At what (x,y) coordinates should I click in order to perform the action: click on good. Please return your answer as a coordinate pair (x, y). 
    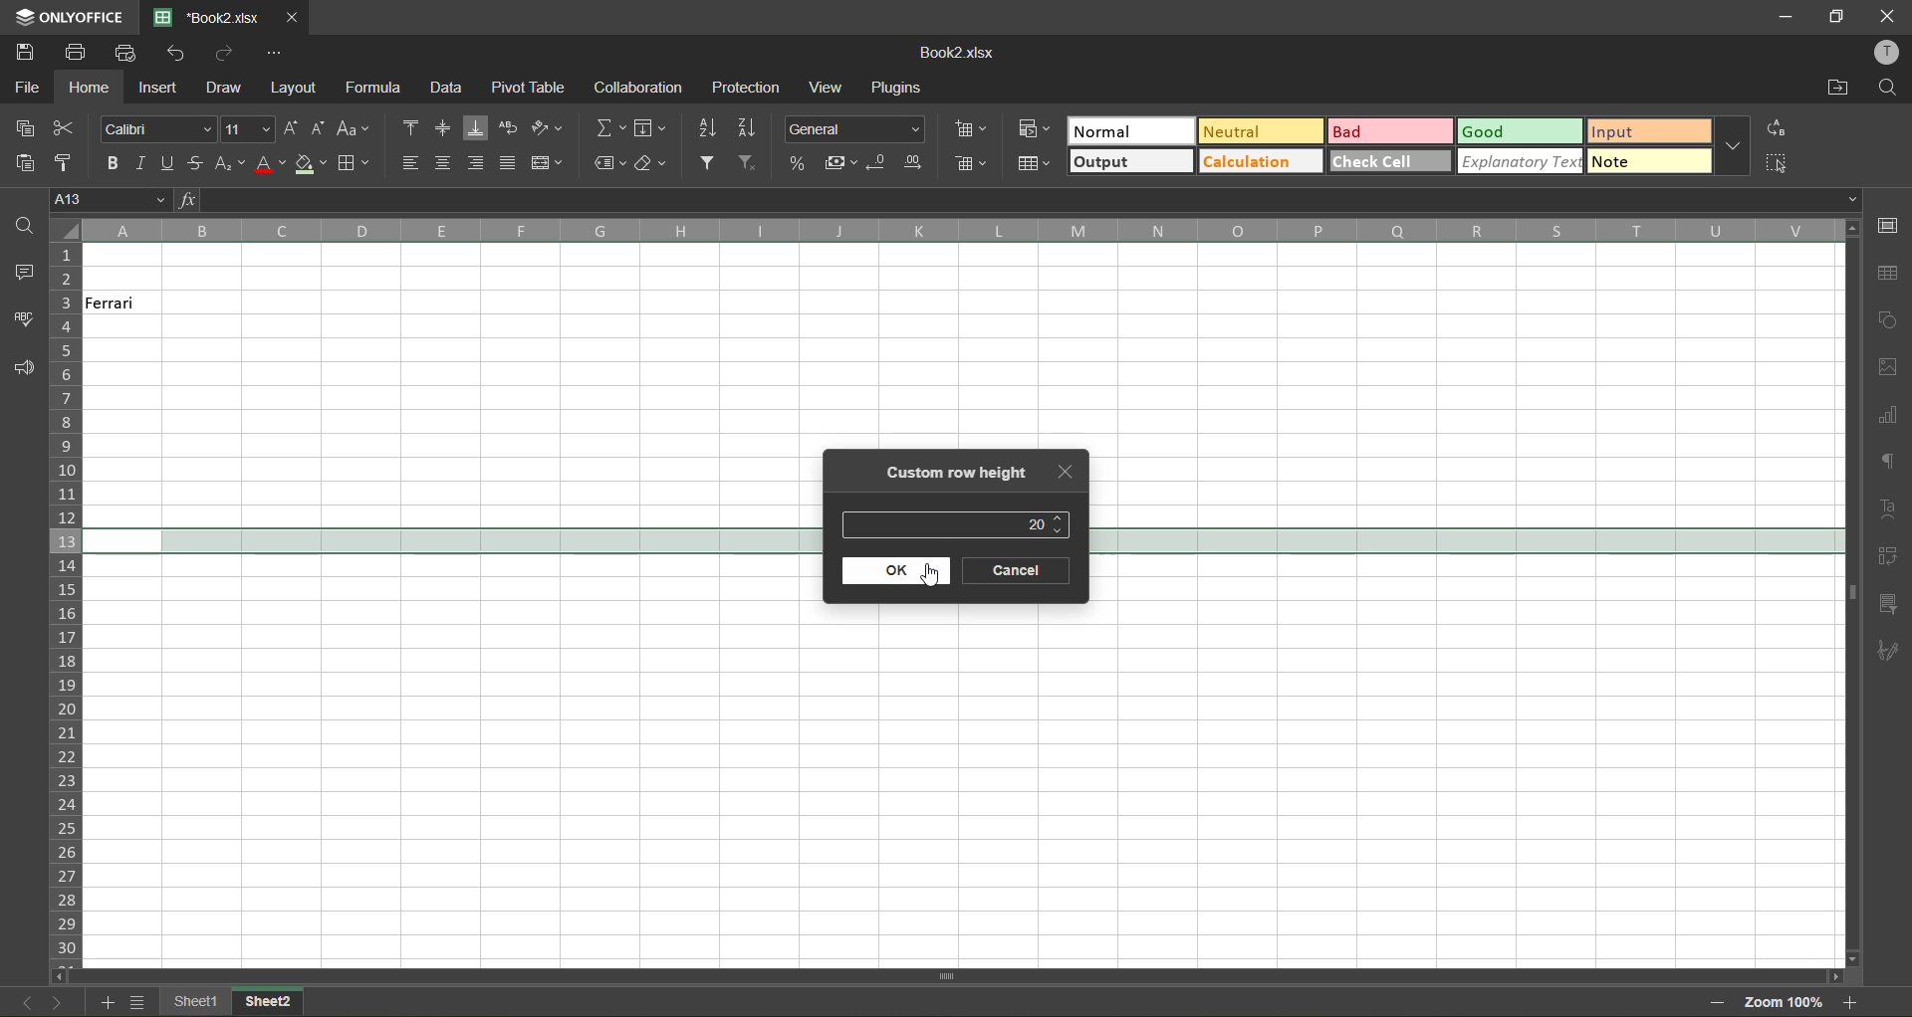
    Looking at the image, I should click on (1518, 132).